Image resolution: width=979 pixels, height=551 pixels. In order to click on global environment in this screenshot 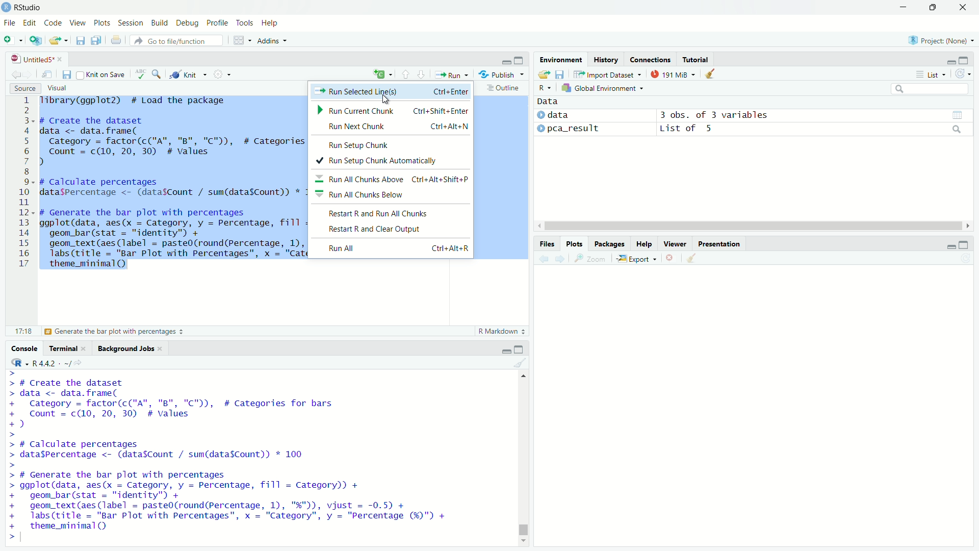, I will do `click(603, 88)`.